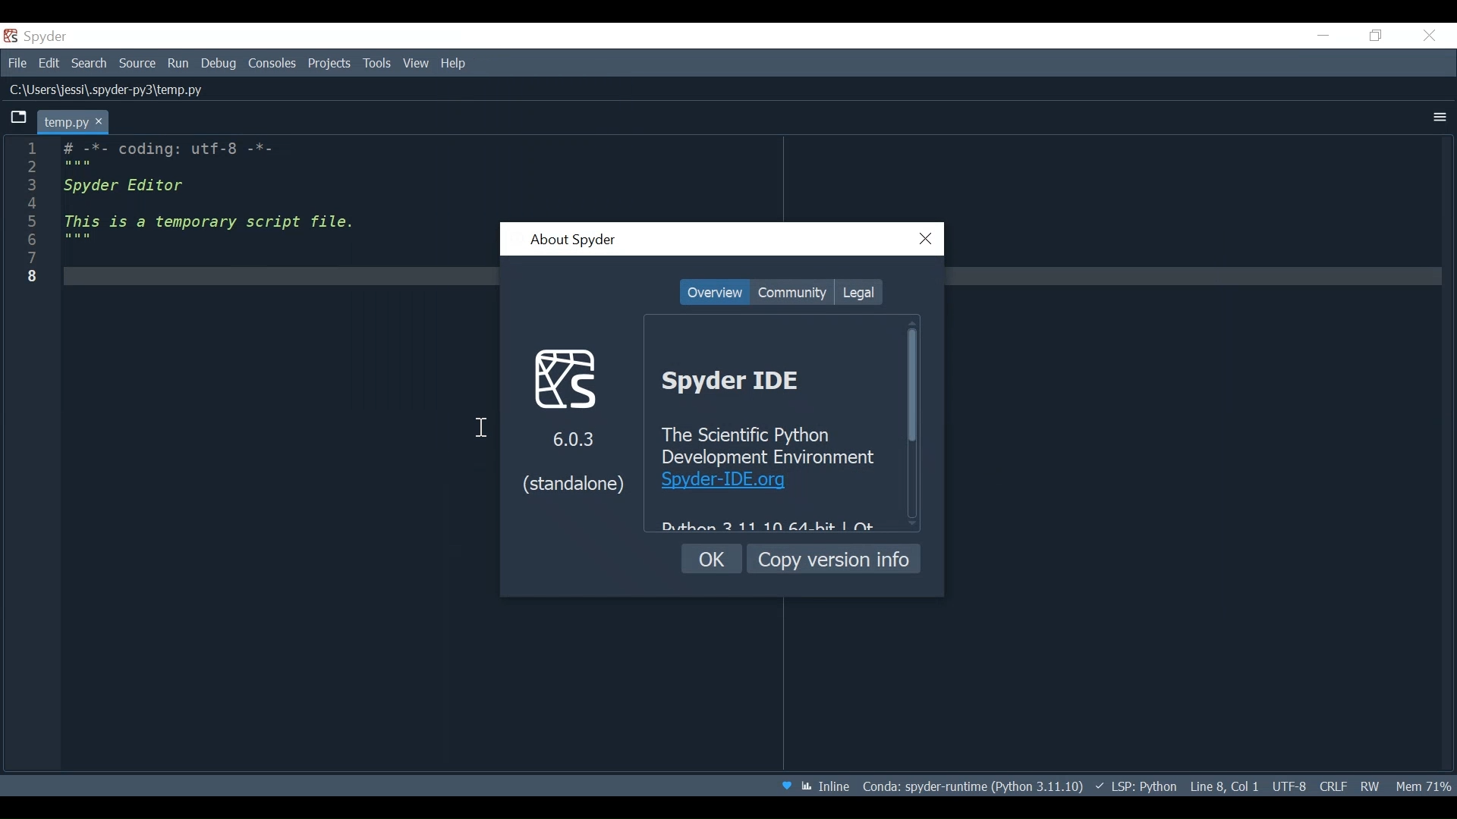 Image resolution: width=1457 pixels, height=819 pixels. I want to click on Minimize, so click(1323, 36).